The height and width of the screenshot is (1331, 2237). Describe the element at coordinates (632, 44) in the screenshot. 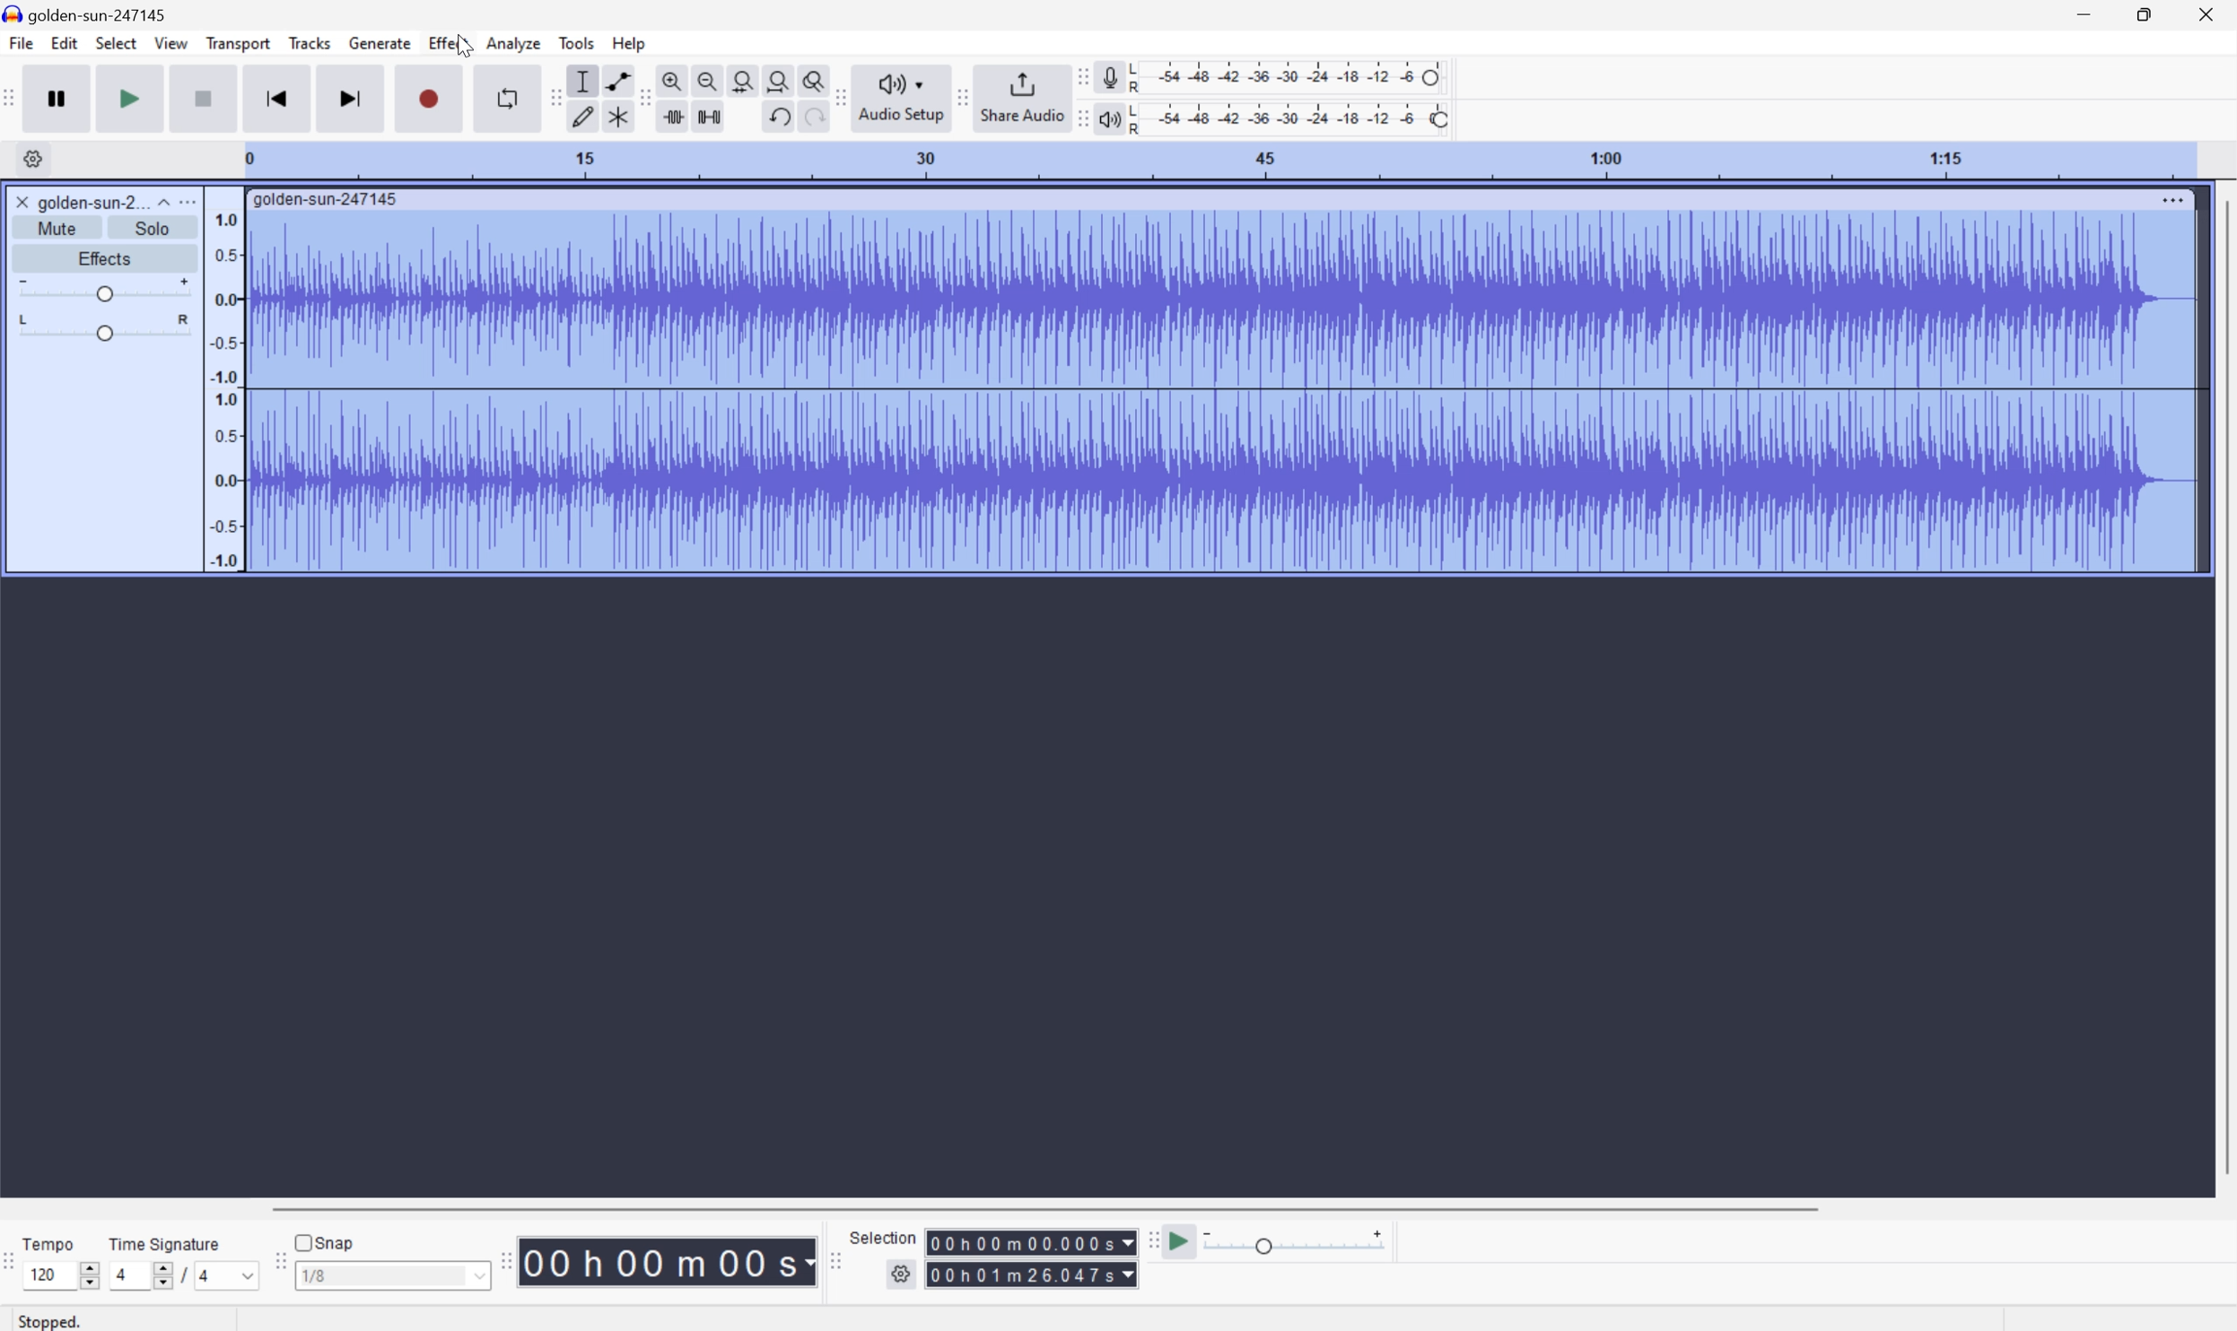

I see `Help` at that location.